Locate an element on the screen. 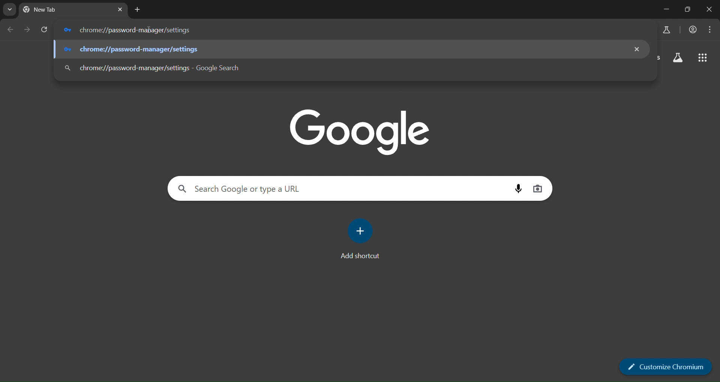 The image size is (720, 382). go back one page is located at coordinates (10, 32).